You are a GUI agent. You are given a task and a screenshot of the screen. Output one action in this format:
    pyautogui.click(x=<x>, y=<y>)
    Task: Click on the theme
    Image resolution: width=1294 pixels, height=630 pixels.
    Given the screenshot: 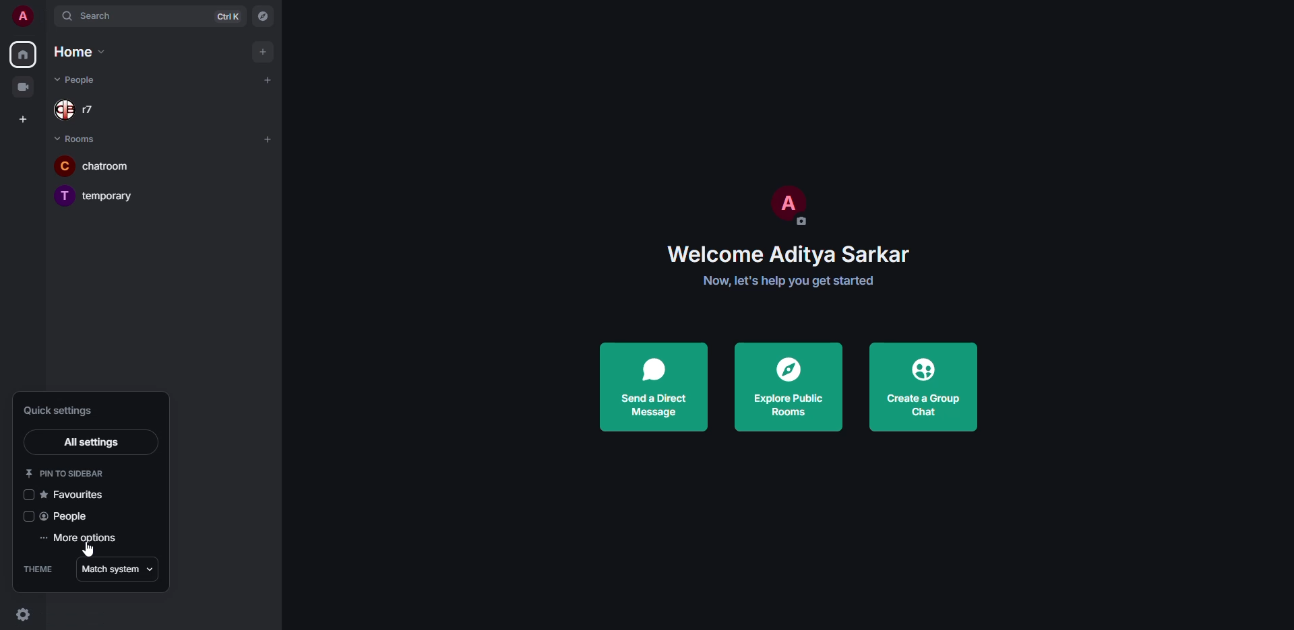 What is the action you would take?
    pyautogui.click(x=38, y=569)
    